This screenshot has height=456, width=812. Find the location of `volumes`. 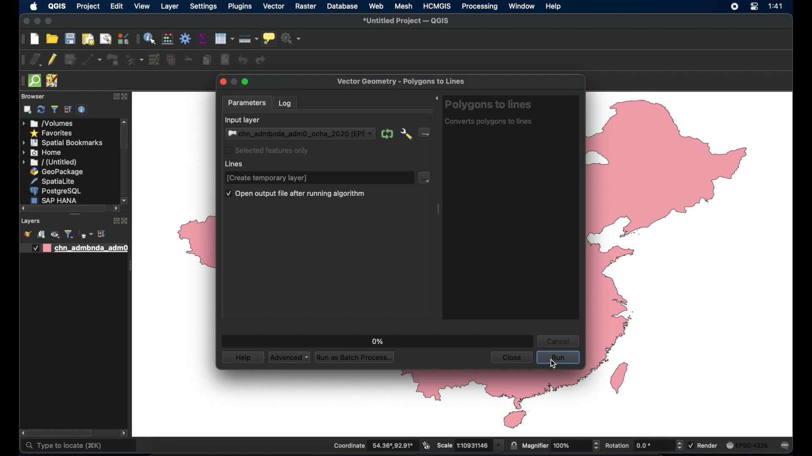

volumes is located at coordinates (48, 123).